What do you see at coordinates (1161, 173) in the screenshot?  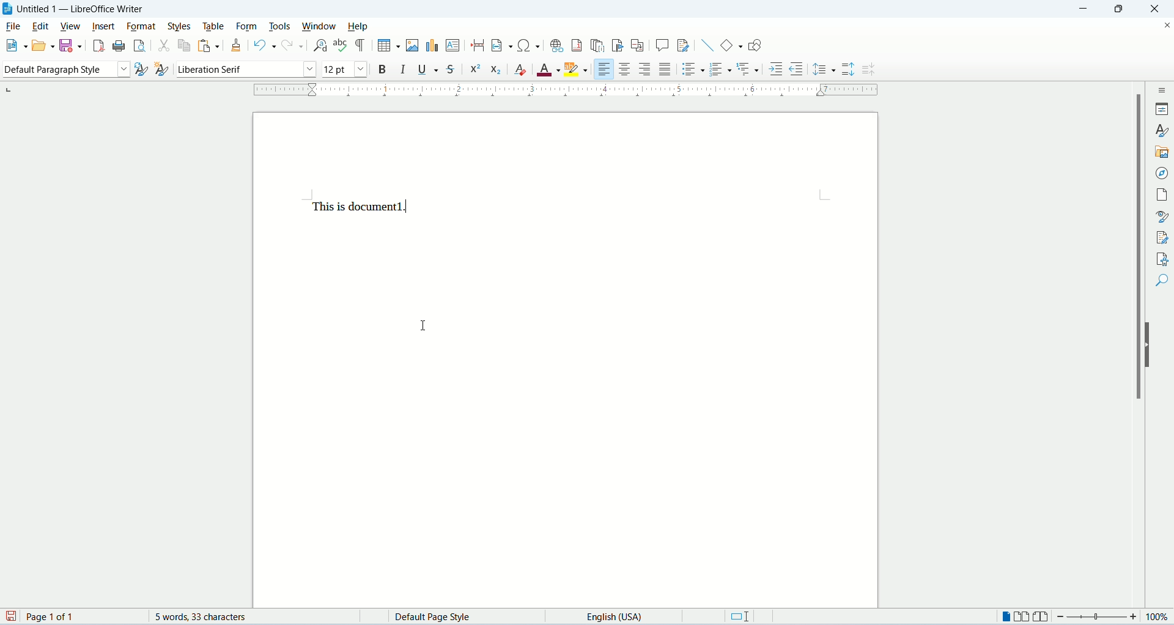 I see `navigator` at bounding box center [1161, 173].